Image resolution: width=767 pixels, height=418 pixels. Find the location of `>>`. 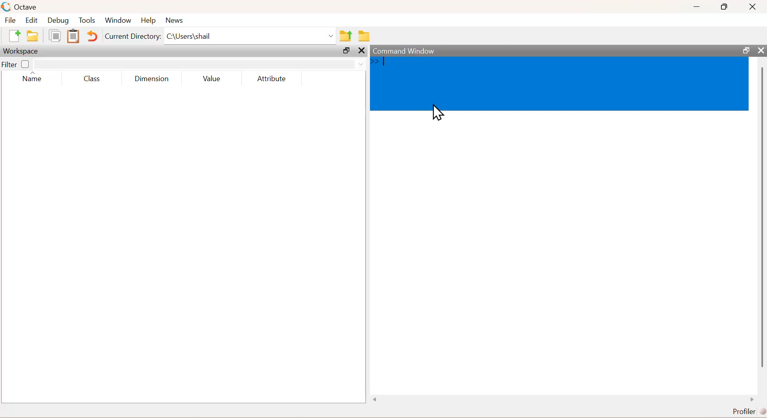

>> is located at coordinates (376, 61).